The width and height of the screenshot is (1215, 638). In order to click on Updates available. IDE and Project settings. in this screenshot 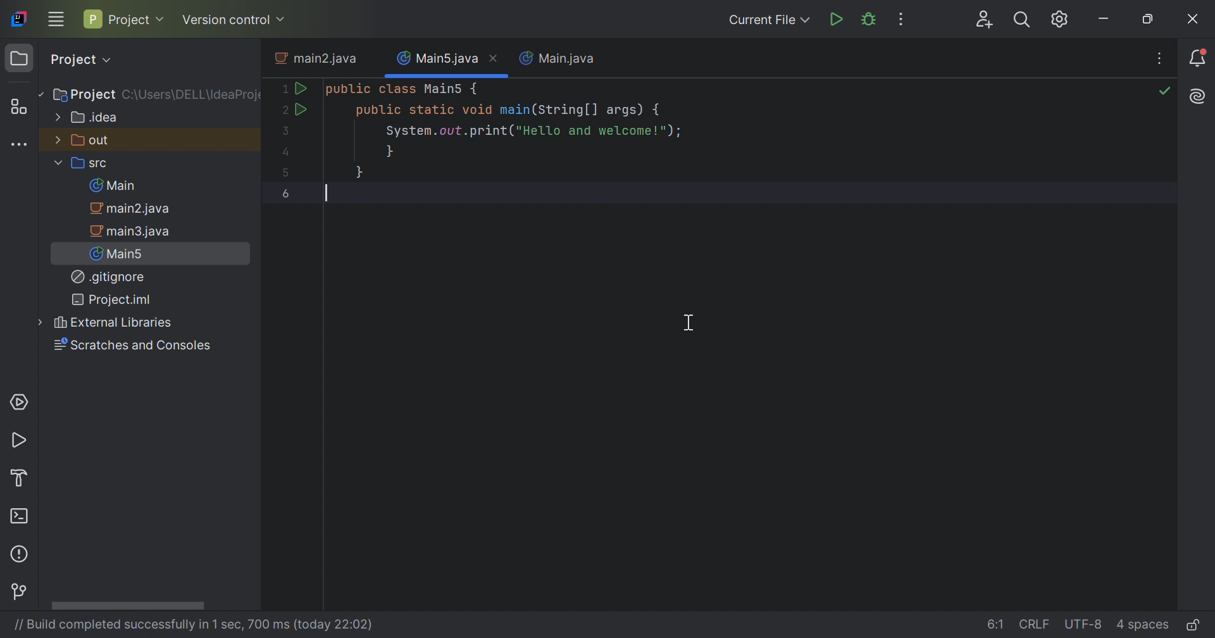, I will do `click(1060, 20)`.